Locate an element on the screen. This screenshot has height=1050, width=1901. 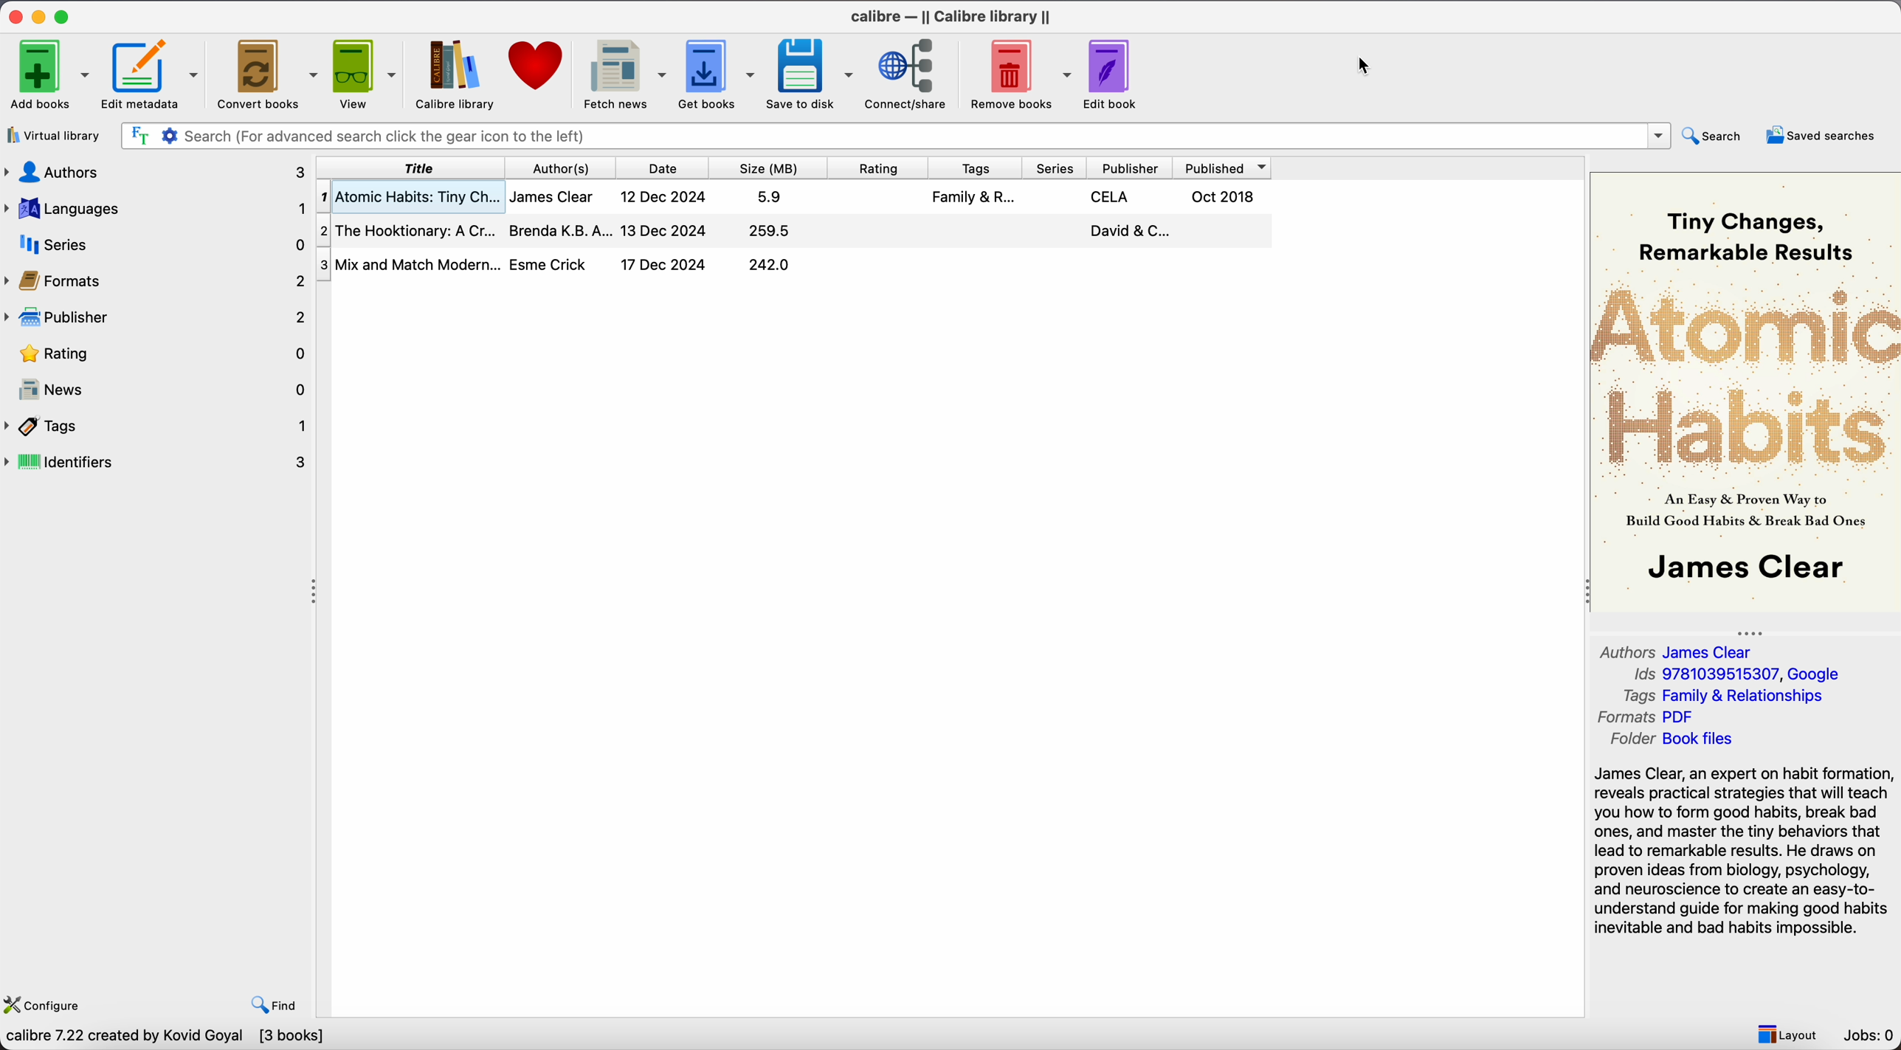
5.9 is located at coordinates (772, 196).